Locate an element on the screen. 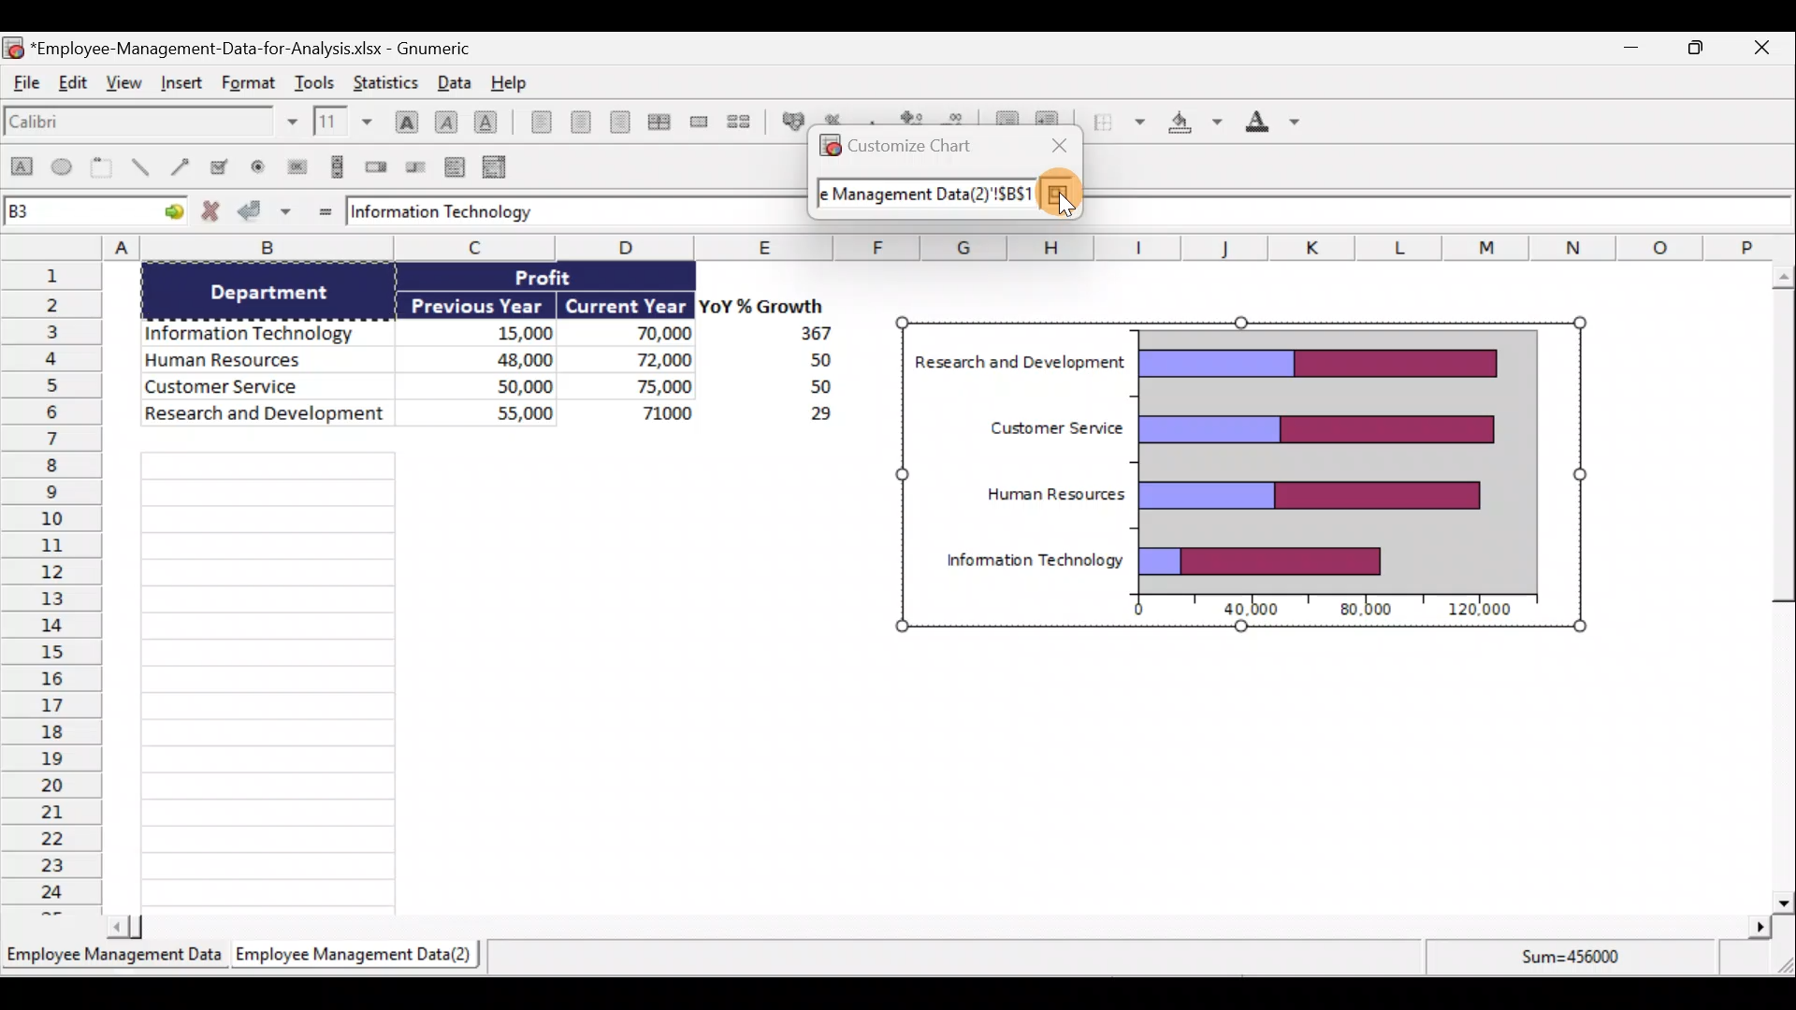  Edit is located at coordinates (74, 82).